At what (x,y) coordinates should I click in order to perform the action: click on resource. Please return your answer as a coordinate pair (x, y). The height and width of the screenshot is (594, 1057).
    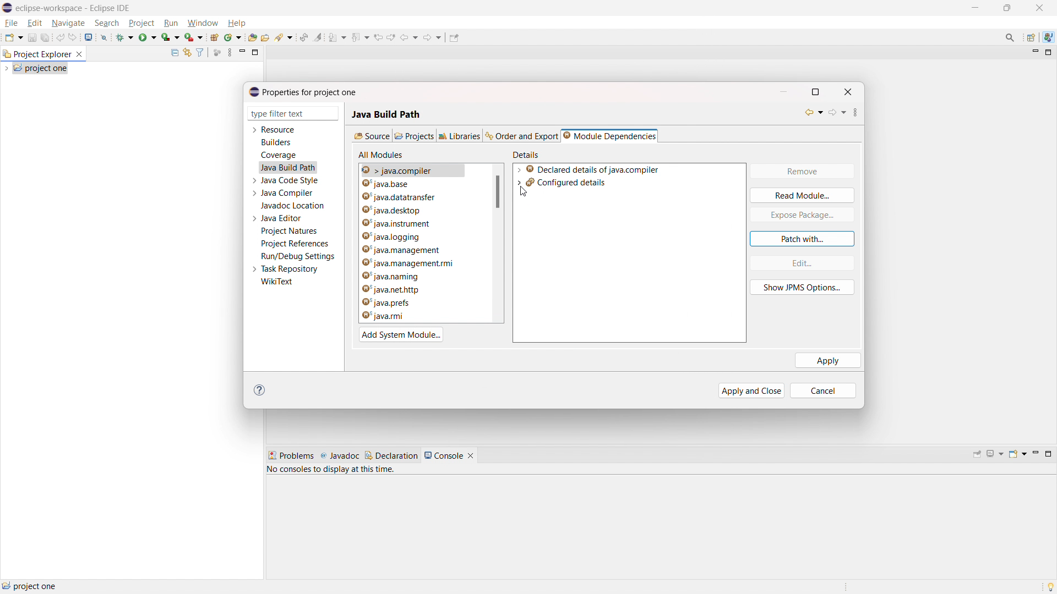
    Looking at the image, I should click on (279, 129).